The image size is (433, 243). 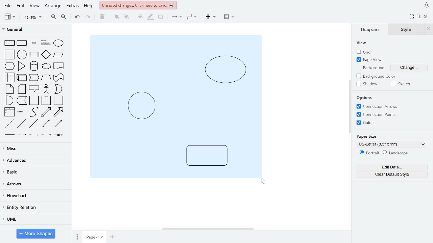 I want to click on bidirectional connector, so click(x=47, y=124).